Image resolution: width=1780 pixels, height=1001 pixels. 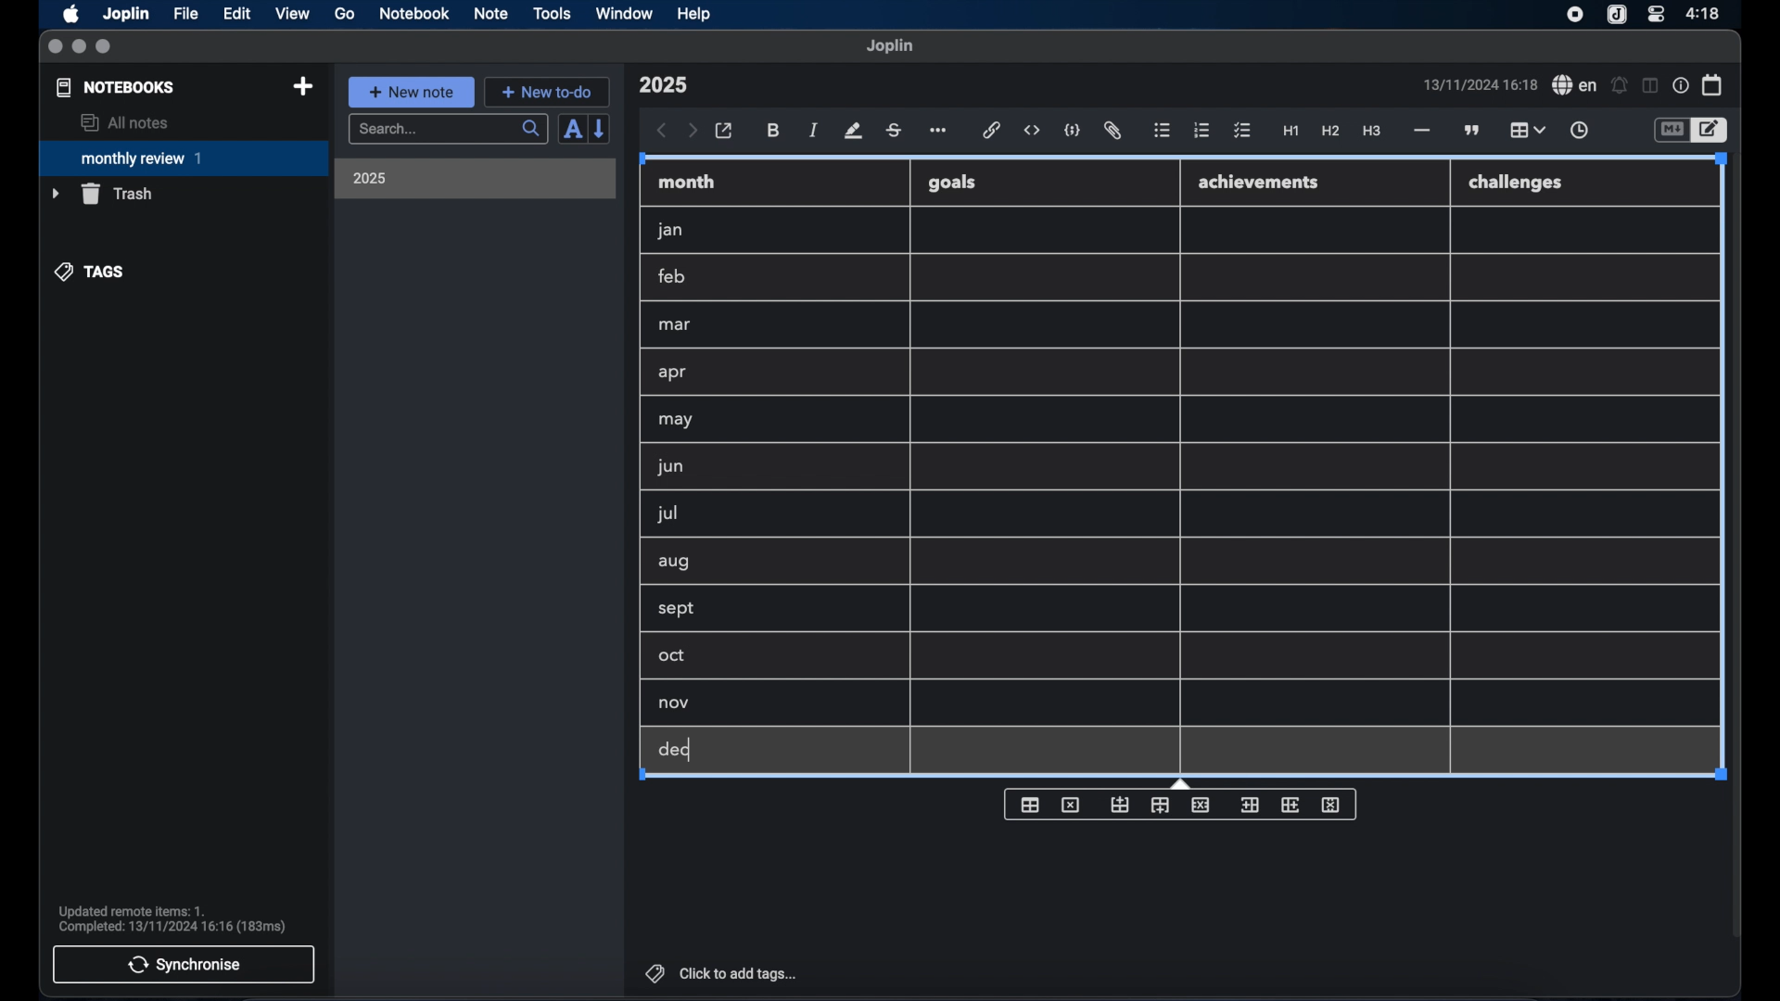 I want to click on bold, so click(x=775, y=131).